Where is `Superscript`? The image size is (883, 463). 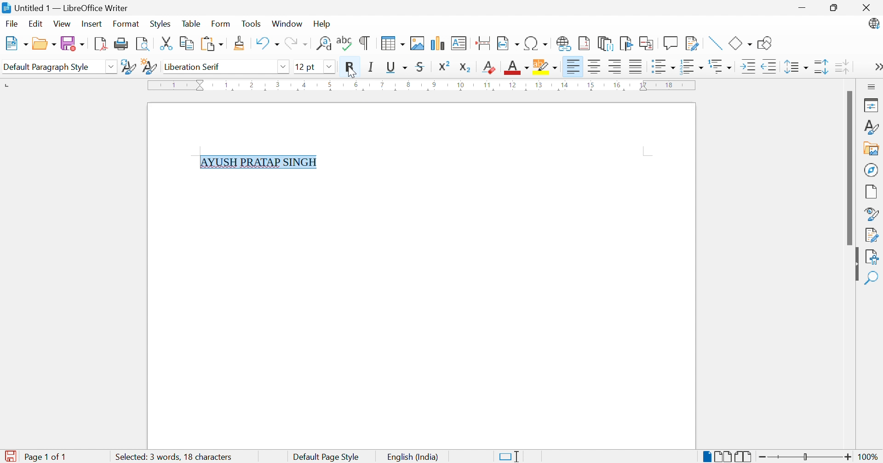 Superscript is located at coordinates (443, 66).